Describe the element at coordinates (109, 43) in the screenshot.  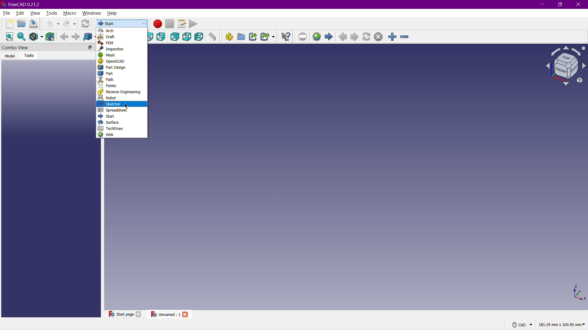
I see `FEM` at that location.